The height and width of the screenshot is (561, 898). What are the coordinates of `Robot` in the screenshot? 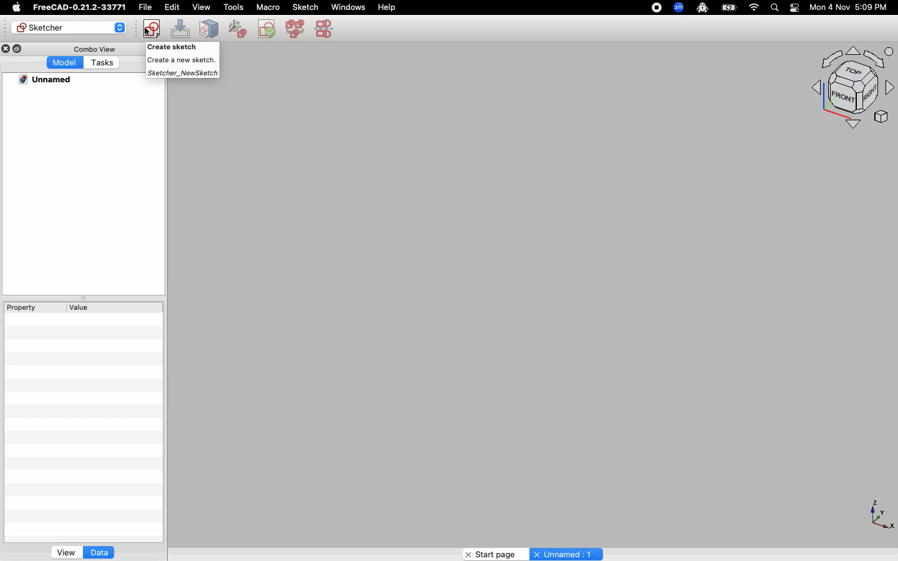 It's located at (702, 9).